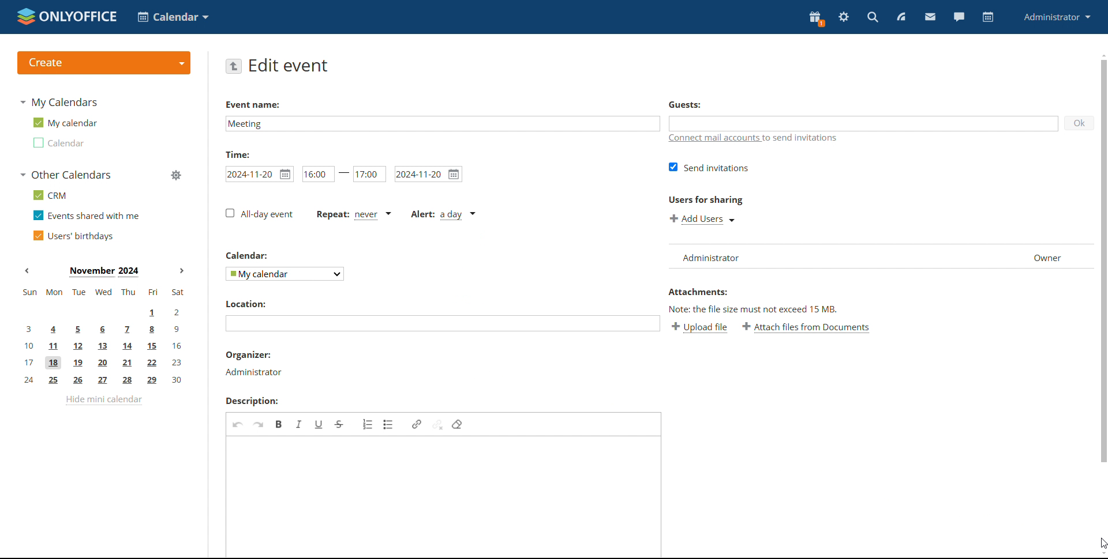  What do you see at coordinates (879, 257) in the screenshot?
I see `list of users` at bounding box center [879, 257].